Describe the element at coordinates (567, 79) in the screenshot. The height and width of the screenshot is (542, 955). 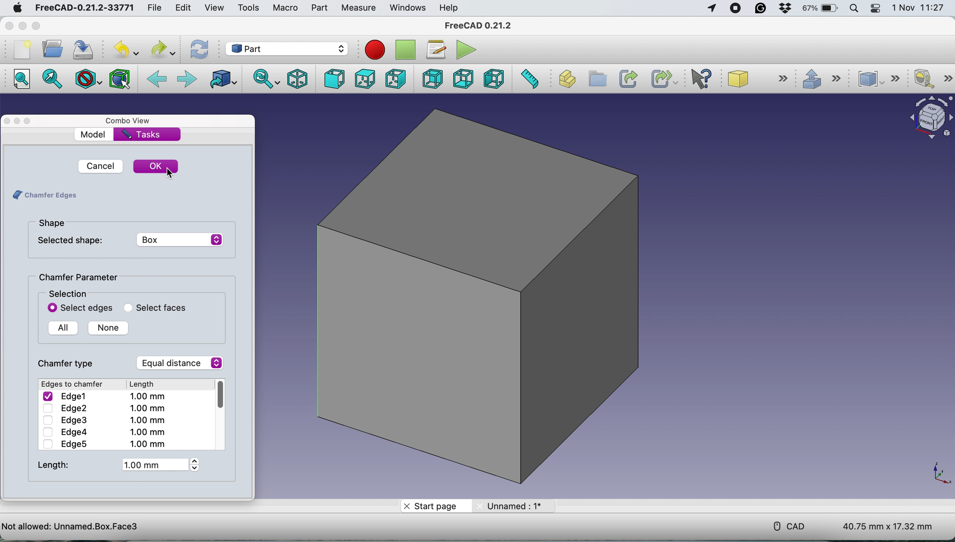
I see `create part` at that location.